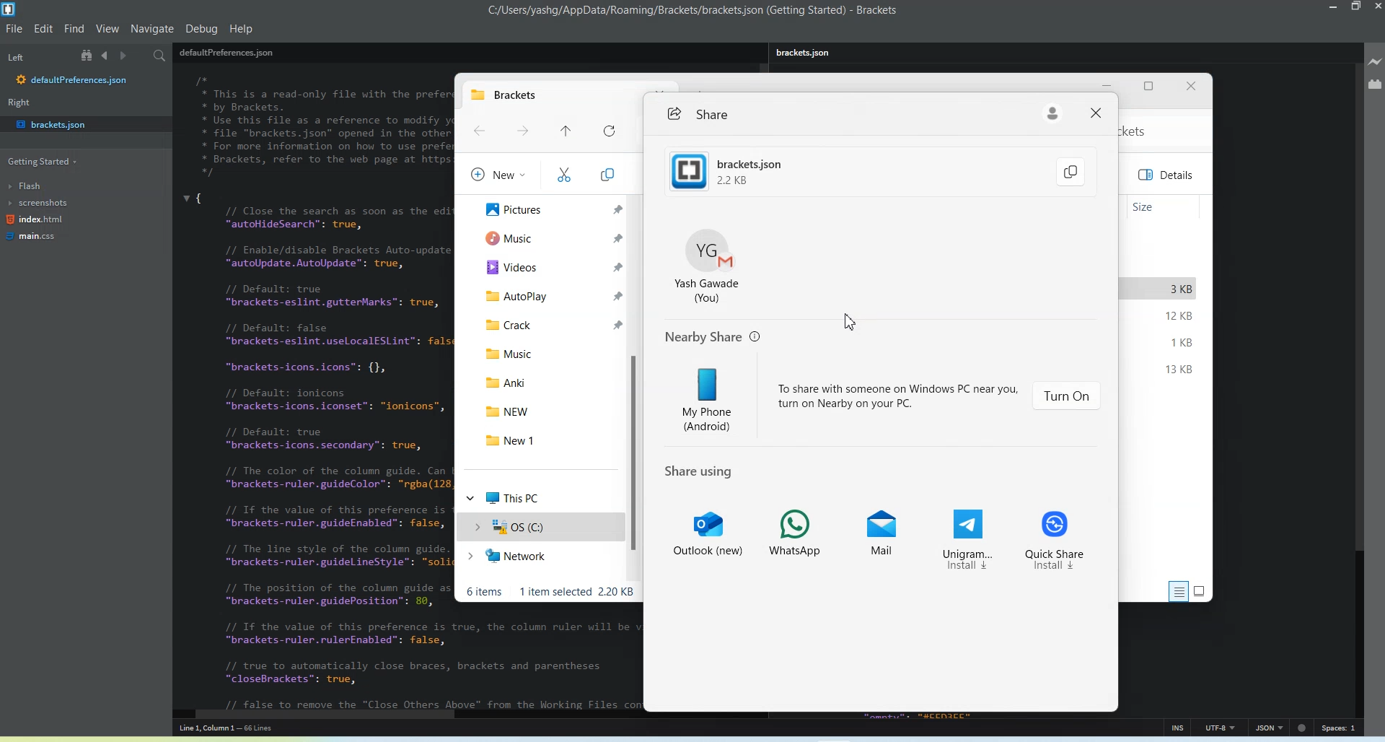  Describe the element at coordinates (35, 222) in the screenshot. I see `index.html` at that location.